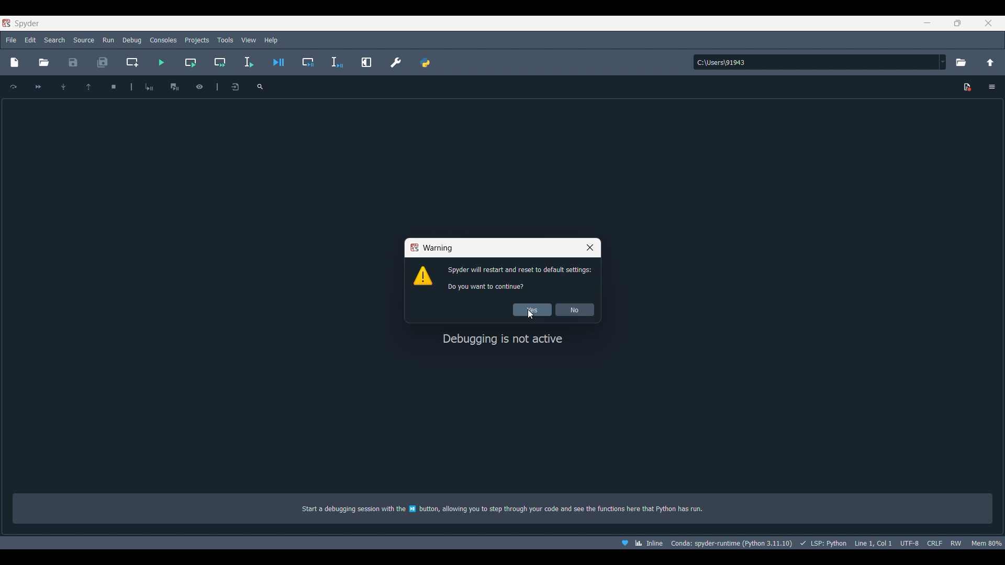 The image size is (1005, 565). Describe the element at coordinates (88, 86) in the screenshot. I see `move up` at that location.